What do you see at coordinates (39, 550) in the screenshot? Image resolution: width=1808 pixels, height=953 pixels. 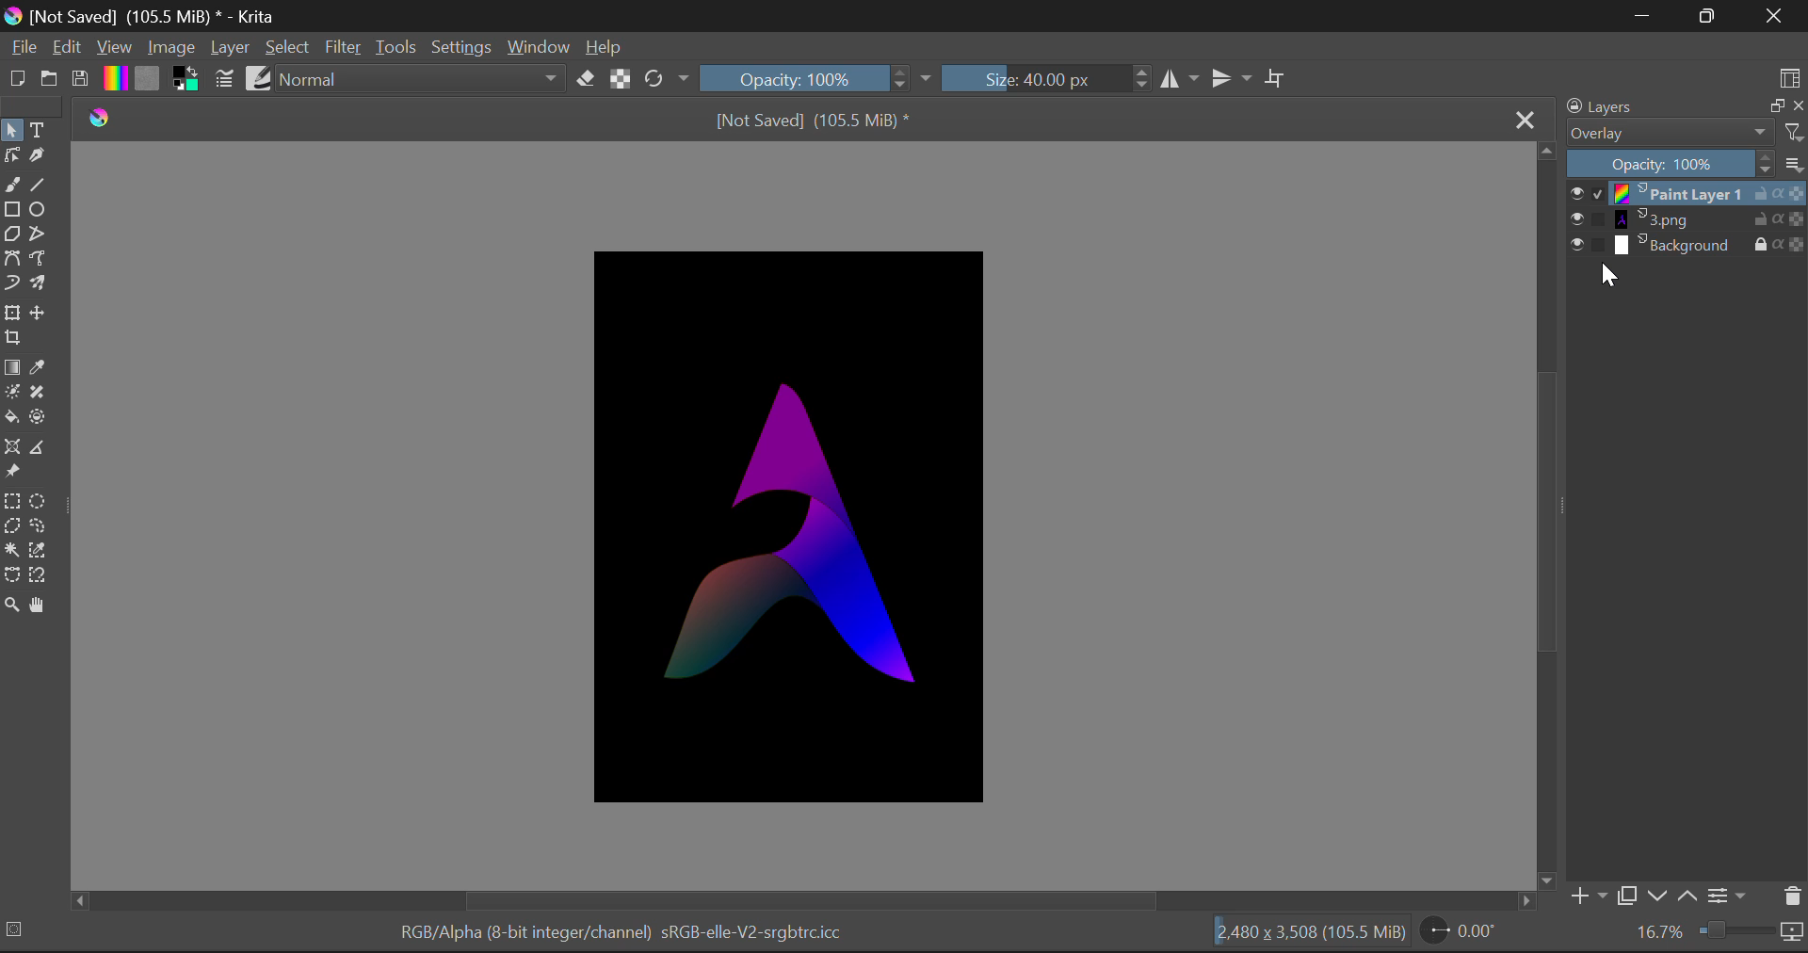 I see `Similar Color Selection` at bounding box center [39, 550].